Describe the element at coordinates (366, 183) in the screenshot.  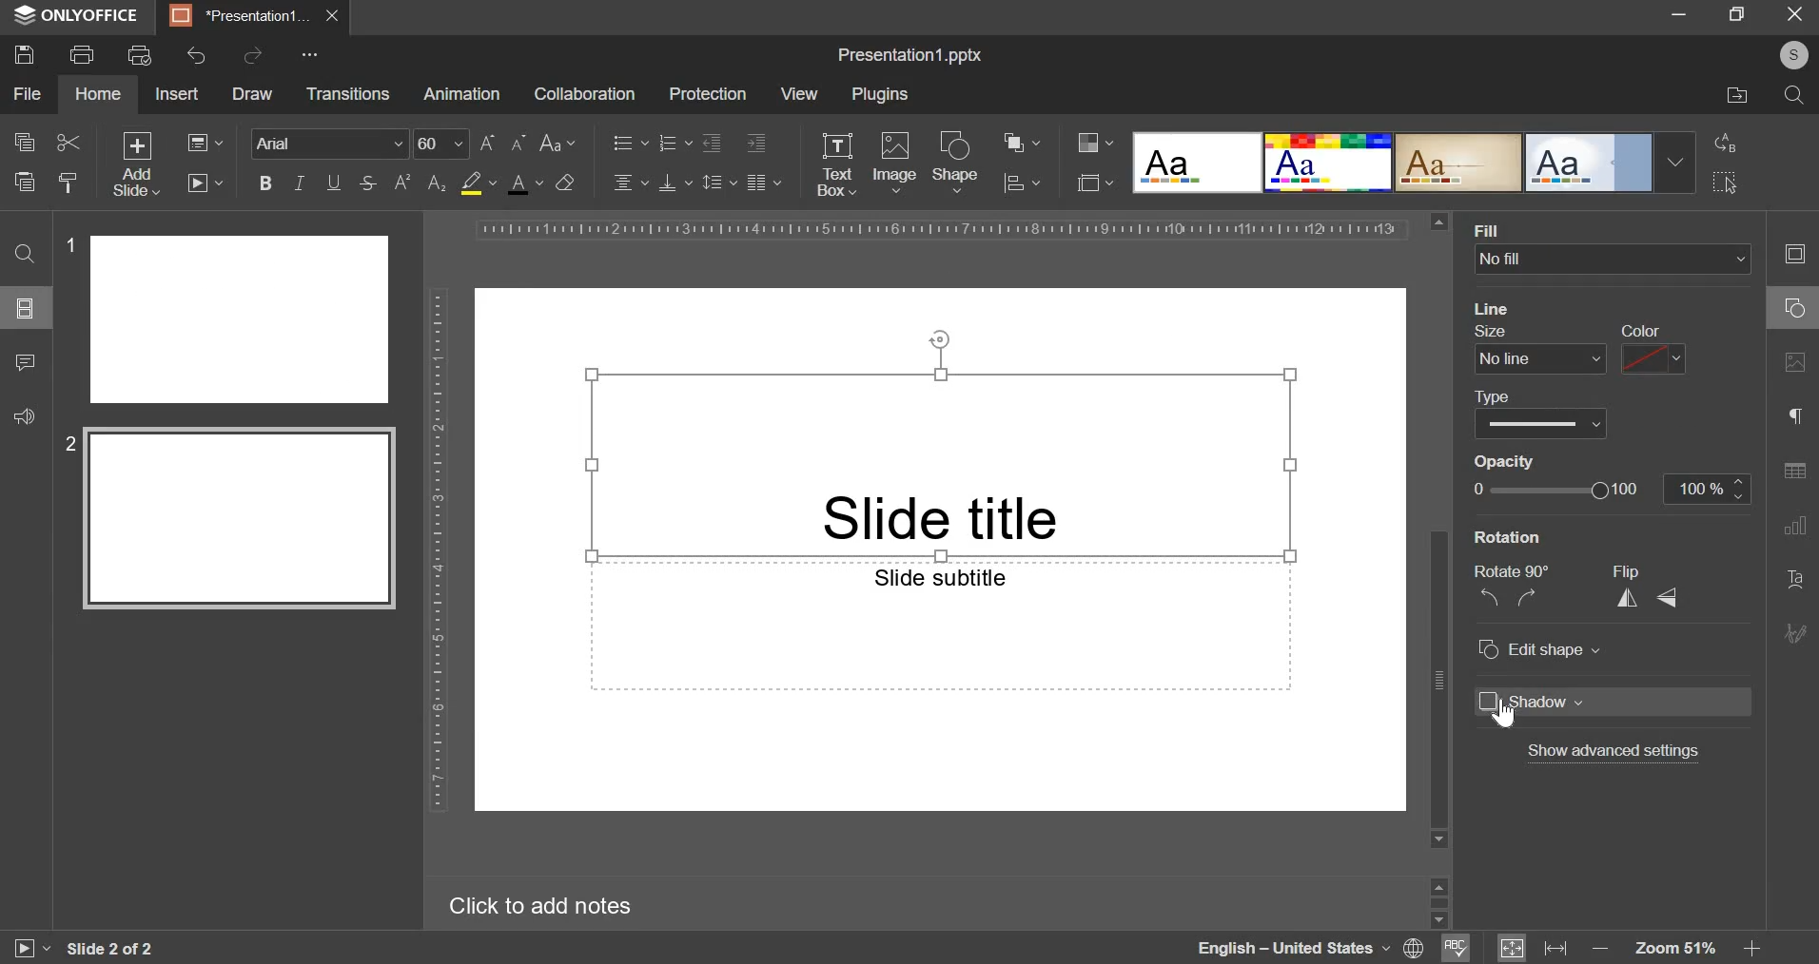
I see `strikethrough` at that location.